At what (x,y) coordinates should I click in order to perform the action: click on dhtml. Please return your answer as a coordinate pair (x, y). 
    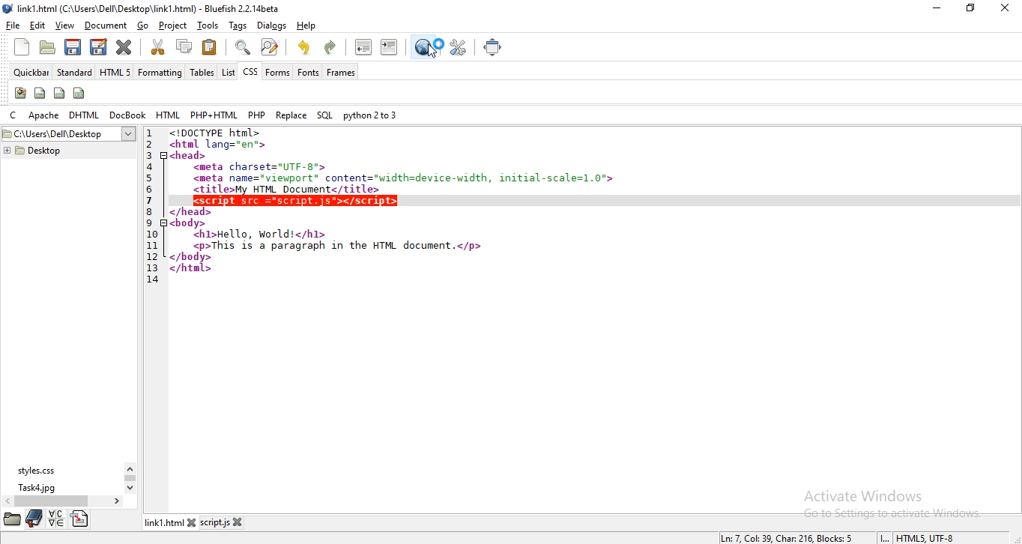
    Looking at the image, I should click on (84, 115).